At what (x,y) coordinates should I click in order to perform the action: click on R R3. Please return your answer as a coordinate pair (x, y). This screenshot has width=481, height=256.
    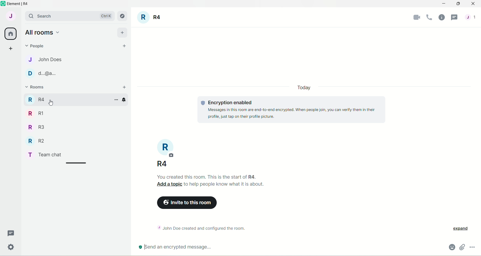
    Looking at the image, I should click on (35, 126).